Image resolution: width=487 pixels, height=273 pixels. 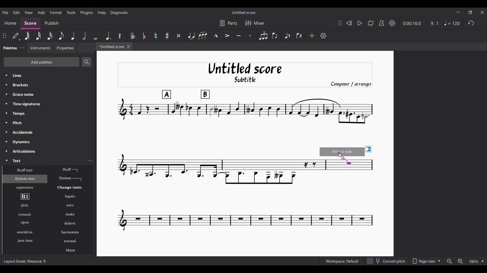 What do you see at coordinates (434, 23) in the screenshot?
I see `9.1` at bounding box center [434, 23].